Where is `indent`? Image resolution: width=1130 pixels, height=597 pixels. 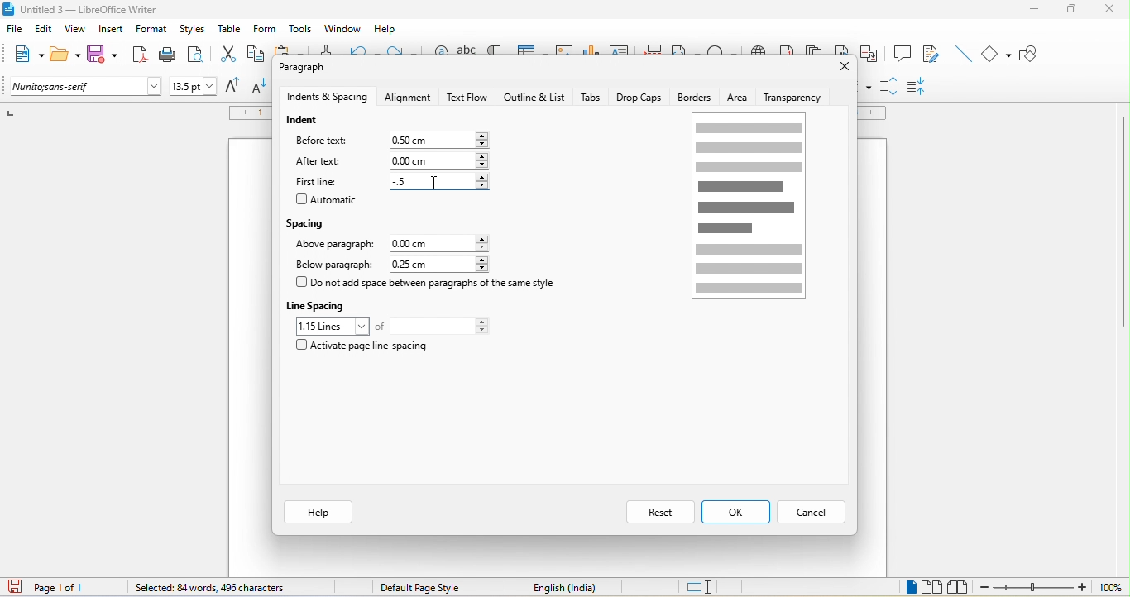 indent is located at coordinates (307, 122).